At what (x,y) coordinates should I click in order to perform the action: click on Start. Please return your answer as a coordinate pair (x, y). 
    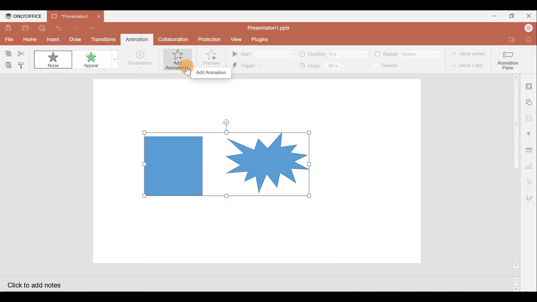
    Looking at the image, I should click on (262, 54).